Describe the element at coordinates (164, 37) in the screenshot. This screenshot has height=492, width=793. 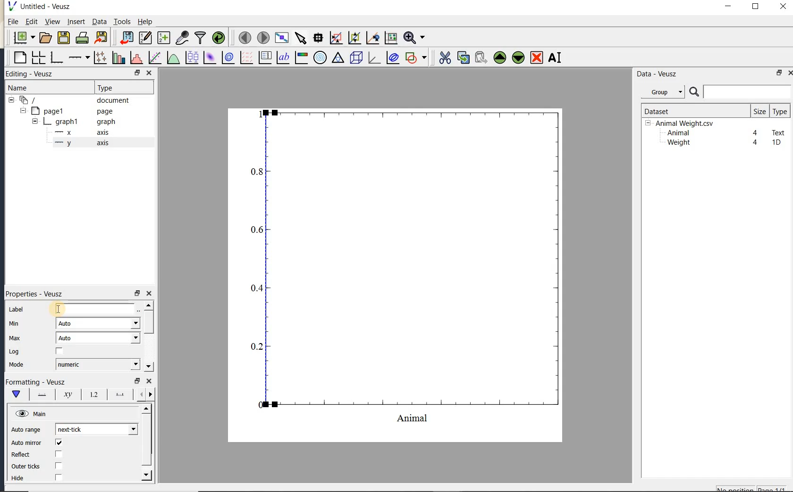
I see `create new datasets` at that location.